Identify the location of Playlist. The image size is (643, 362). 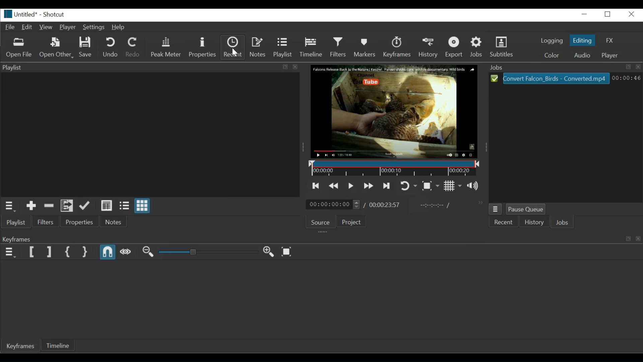
(284, 48).